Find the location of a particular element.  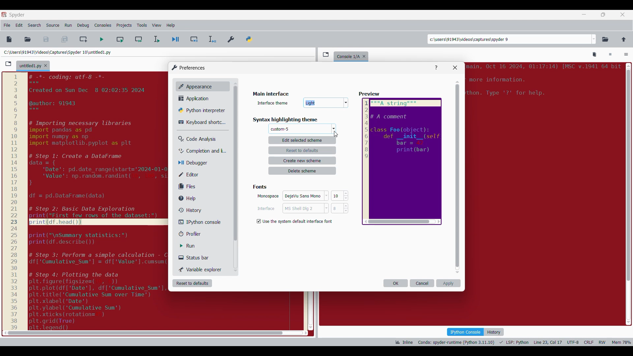

Setting options under Background is located at coordinates (296, 221).